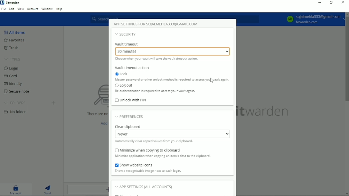 The height and width of the screenshot is (196, 349). I want to click on Create folder, so click(54, 103).